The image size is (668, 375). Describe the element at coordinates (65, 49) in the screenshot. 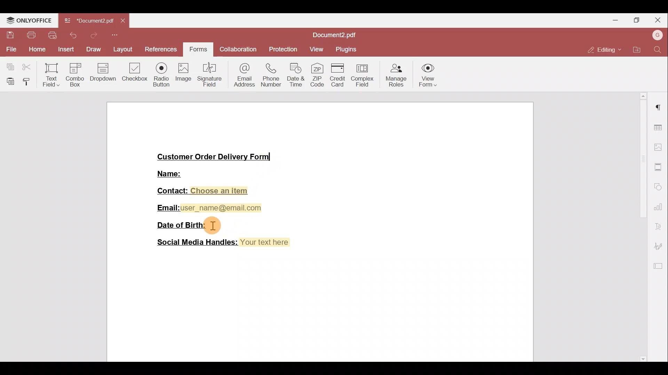

I see `Insert` at that location.